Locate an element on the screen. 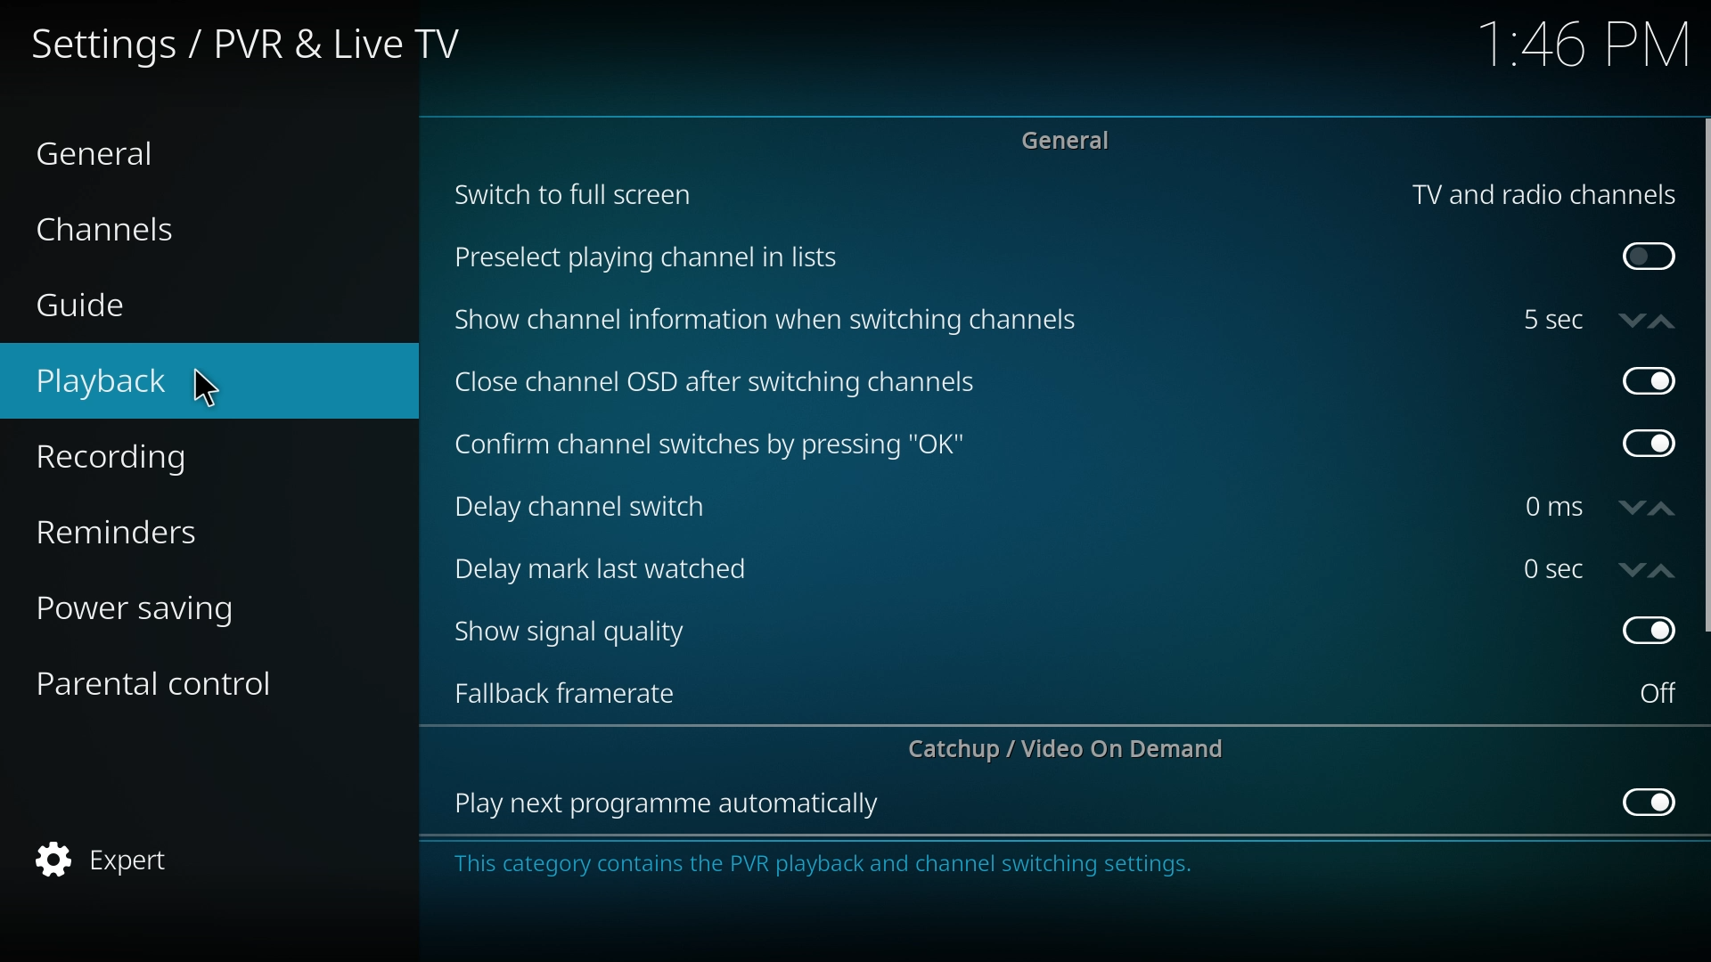 This screenshot has height=962, width=1711. show signal quality is located at coordinates (583, 632).